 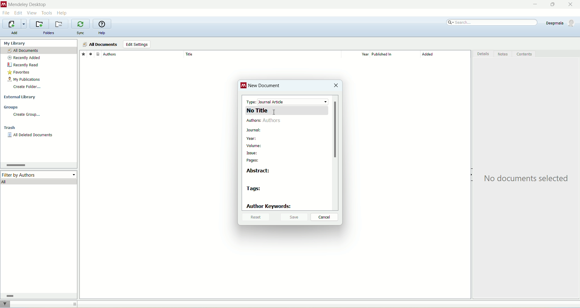 I want to click on sync, so click(x=81, y=33).